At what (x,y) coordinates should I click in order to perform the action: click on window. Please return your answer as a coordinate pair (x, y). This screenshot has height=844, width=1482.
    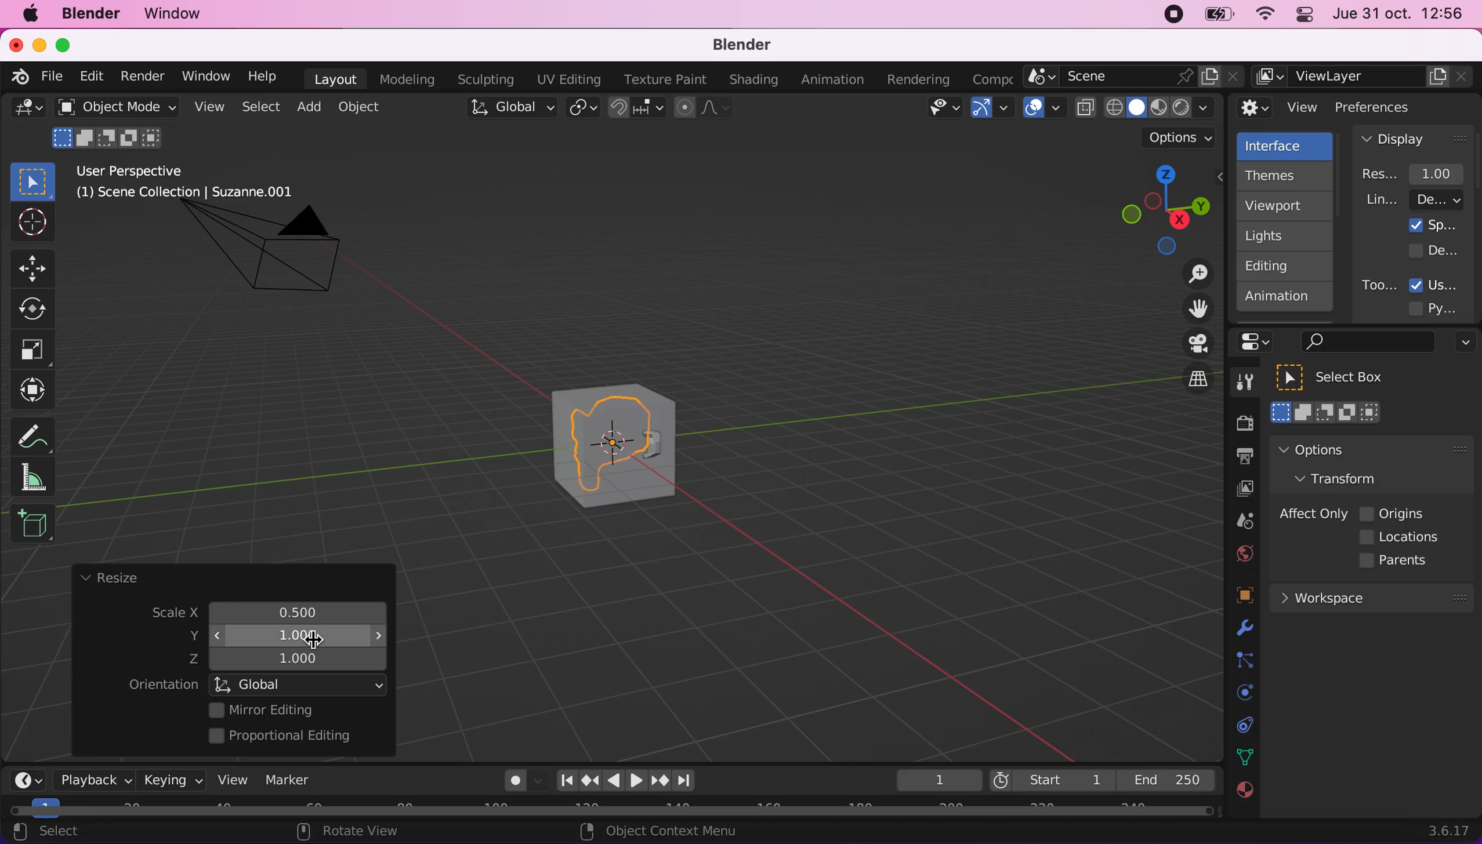
    Looking at the image, I should click on (178, 14).